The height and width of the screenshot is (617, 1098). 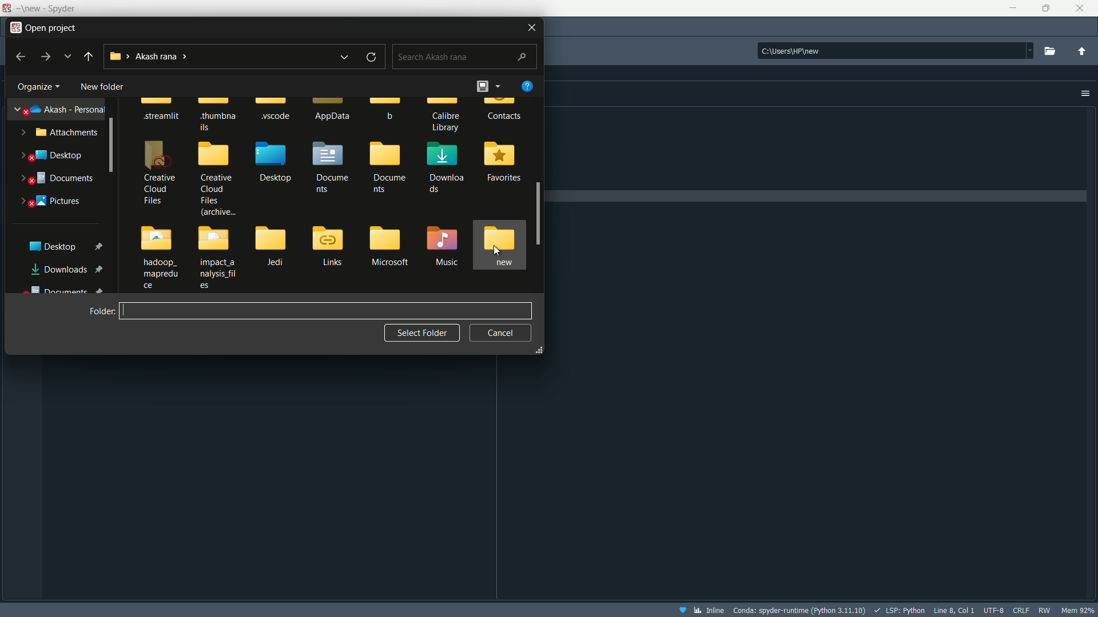 I want to click on scroll bar, so click(x=540, y=211).